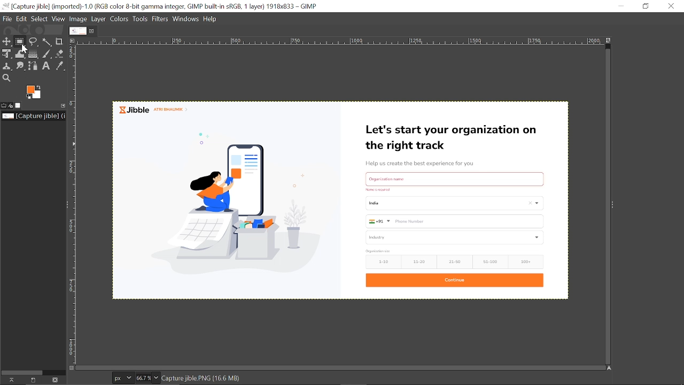  What do you see at coordinates (212, 18) in the screenshot?
I see `help` at bounding box center [212, 18].